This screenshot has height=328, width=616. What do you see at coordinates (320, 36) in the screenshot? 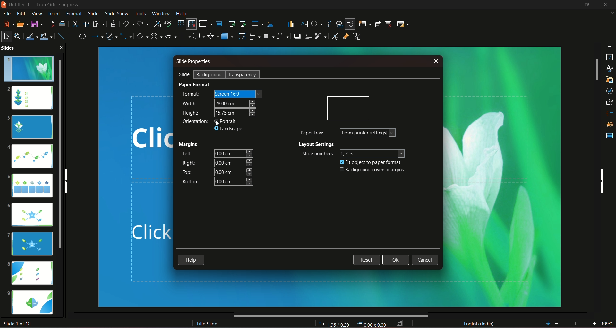
I see `filter` at bounding box center [320, 36].